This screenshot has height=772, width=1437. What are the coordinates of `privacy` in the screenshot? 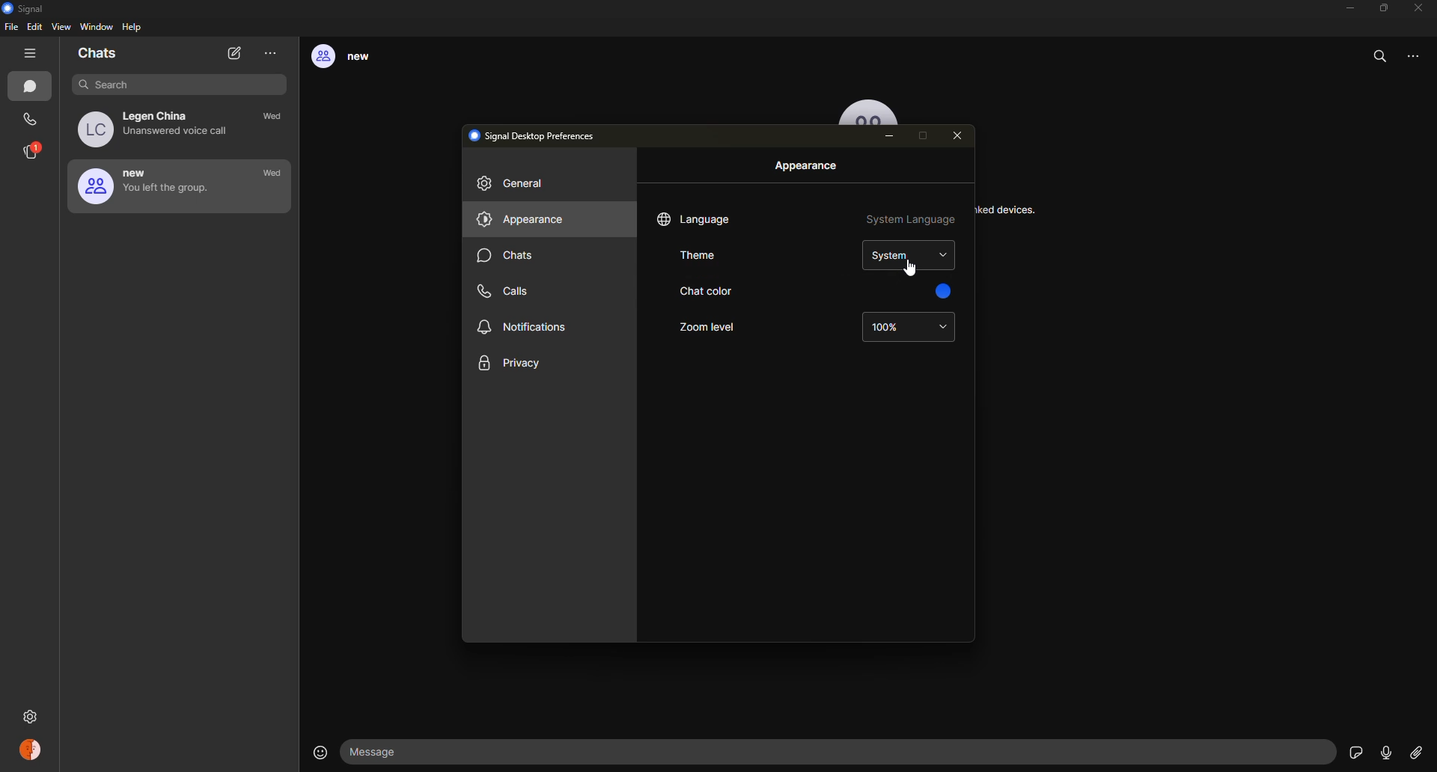 It's located at (510, 364).